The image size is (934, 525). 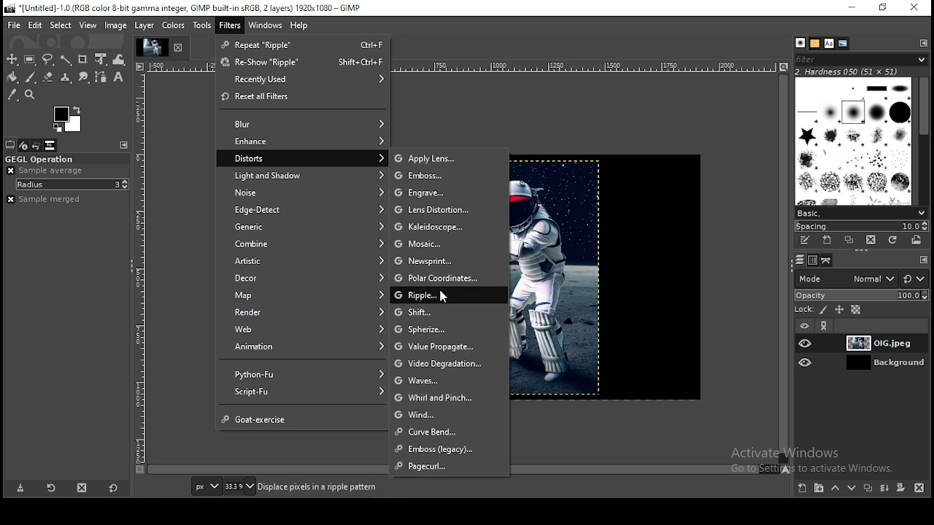 I want to click on spherize, so click(x=431, y=327).